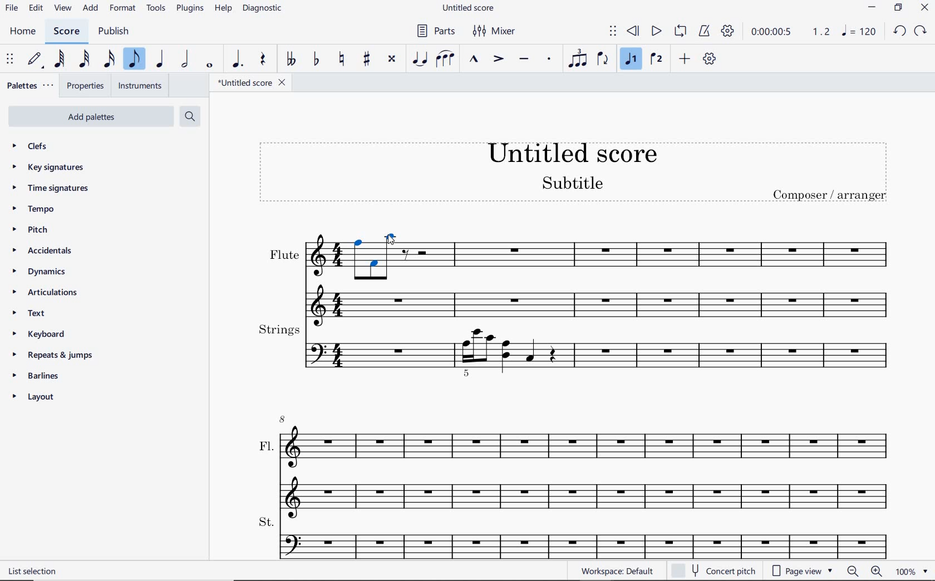 The width and height of the screenshot is (935, 581). I want to click on QUARTER NOTE, so click(160, 61).